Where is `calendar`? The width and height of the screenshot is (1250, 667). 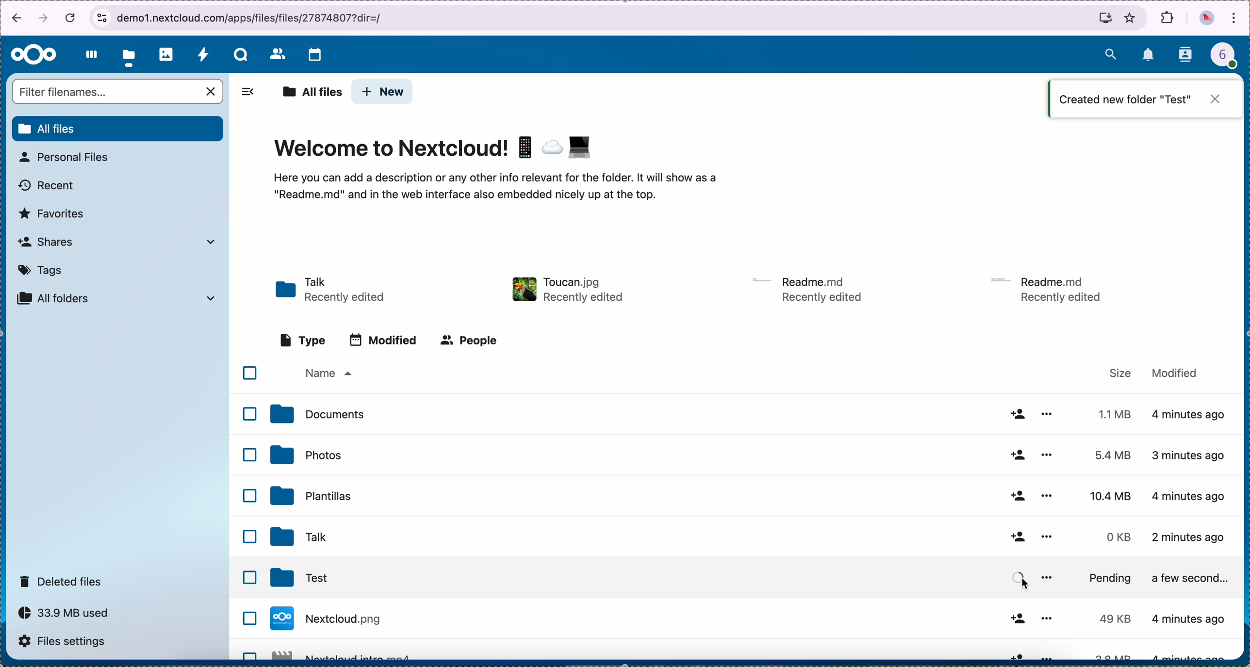
calendar is located at coordinates (314, 56).